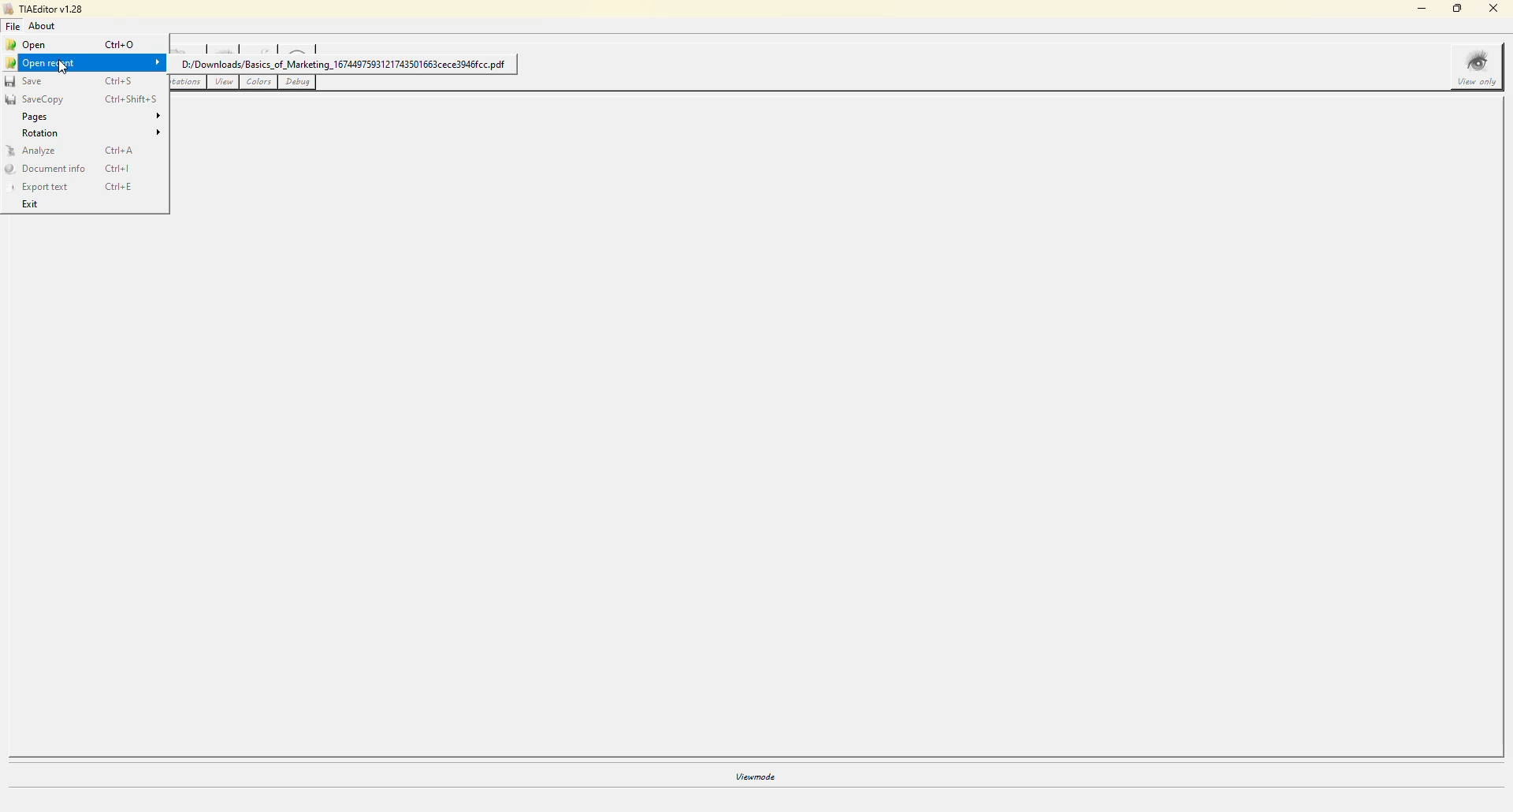 This screenshot has height=812, width=1513. Describe the element at coordinates (27, 45) in the screenshot. I see `open` at that location.